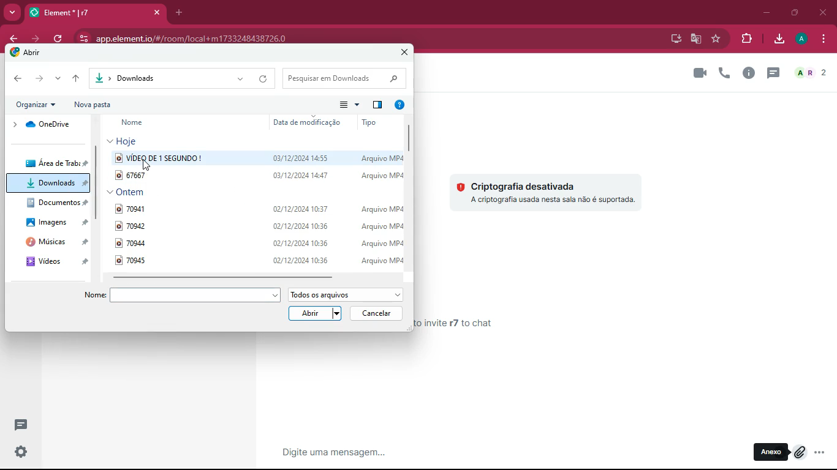  Describe the element at coordinates (404, 105) in the screenshot. I see `help` at that location.